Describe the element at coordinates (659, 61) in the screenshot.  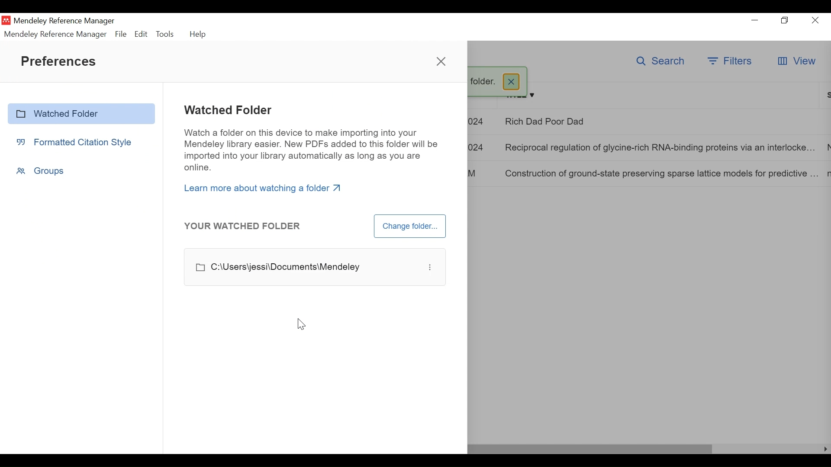
I see `Search` at that location.